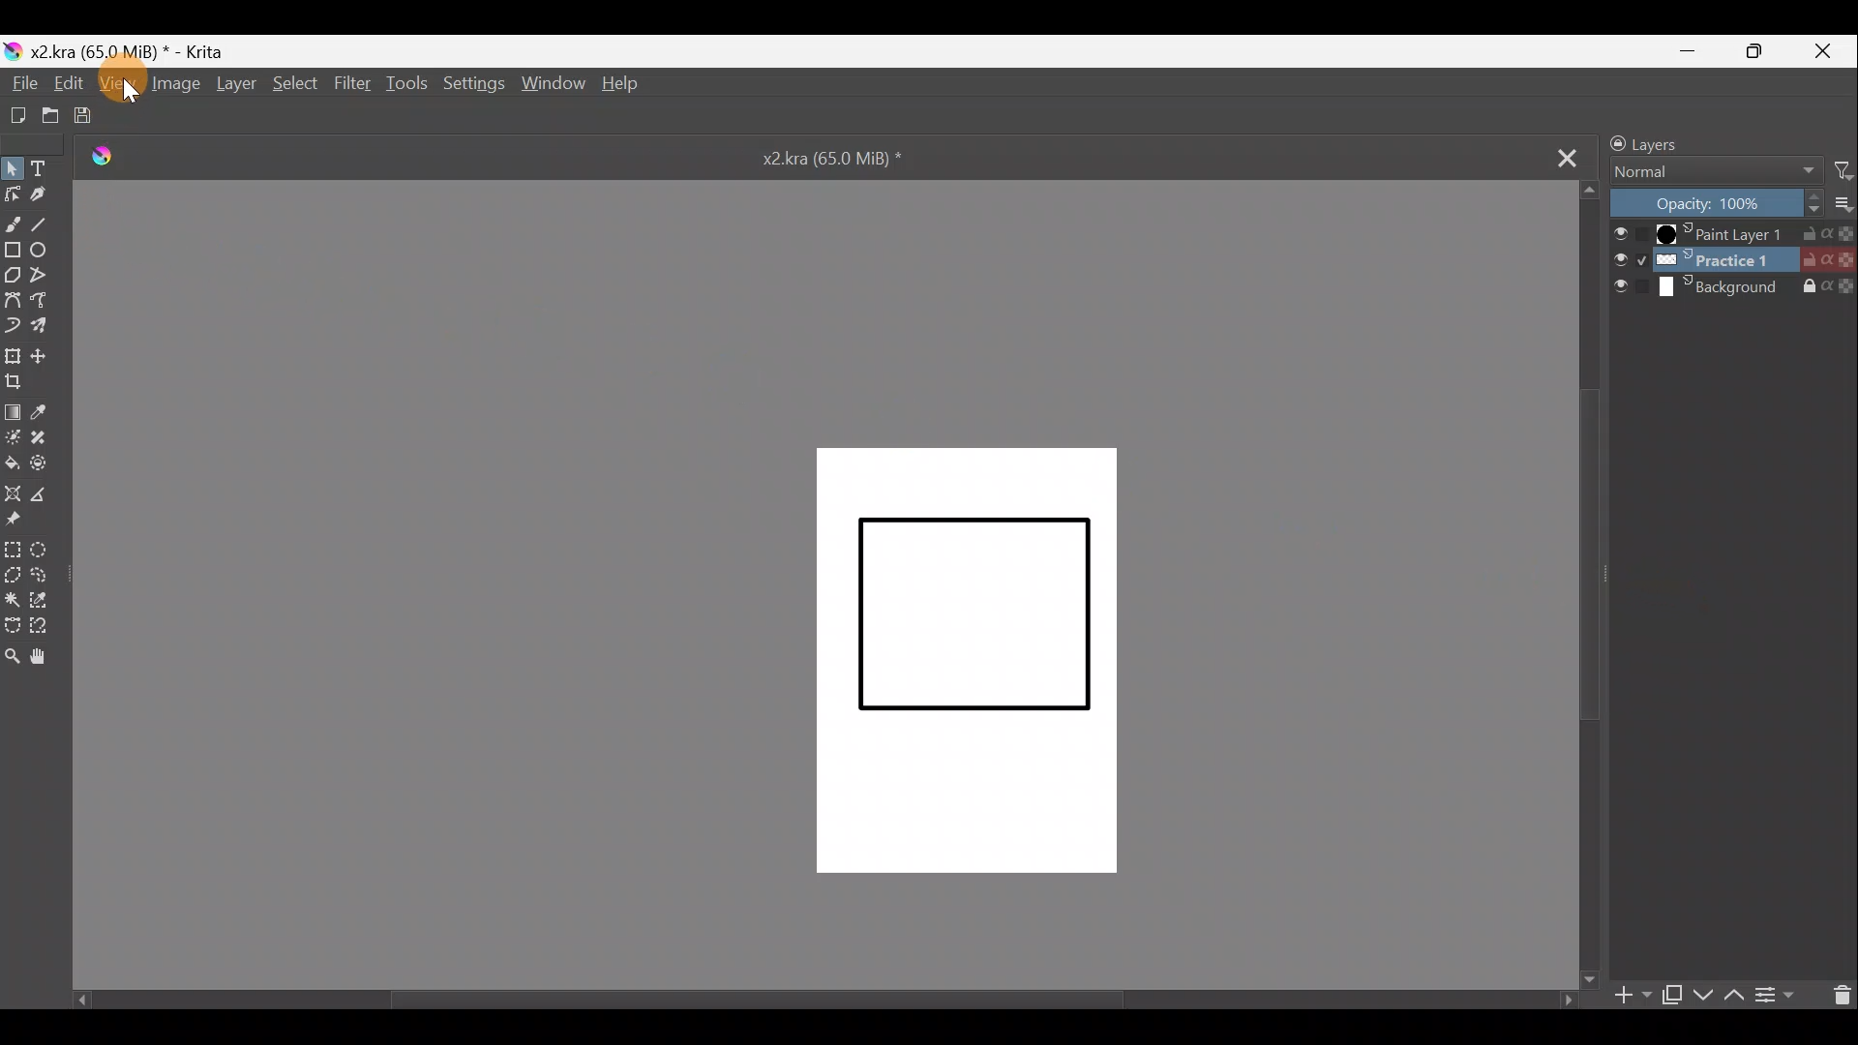  Describe the element at coordinates (965, 659) in the screenshot. I see `Canvas` at that location.